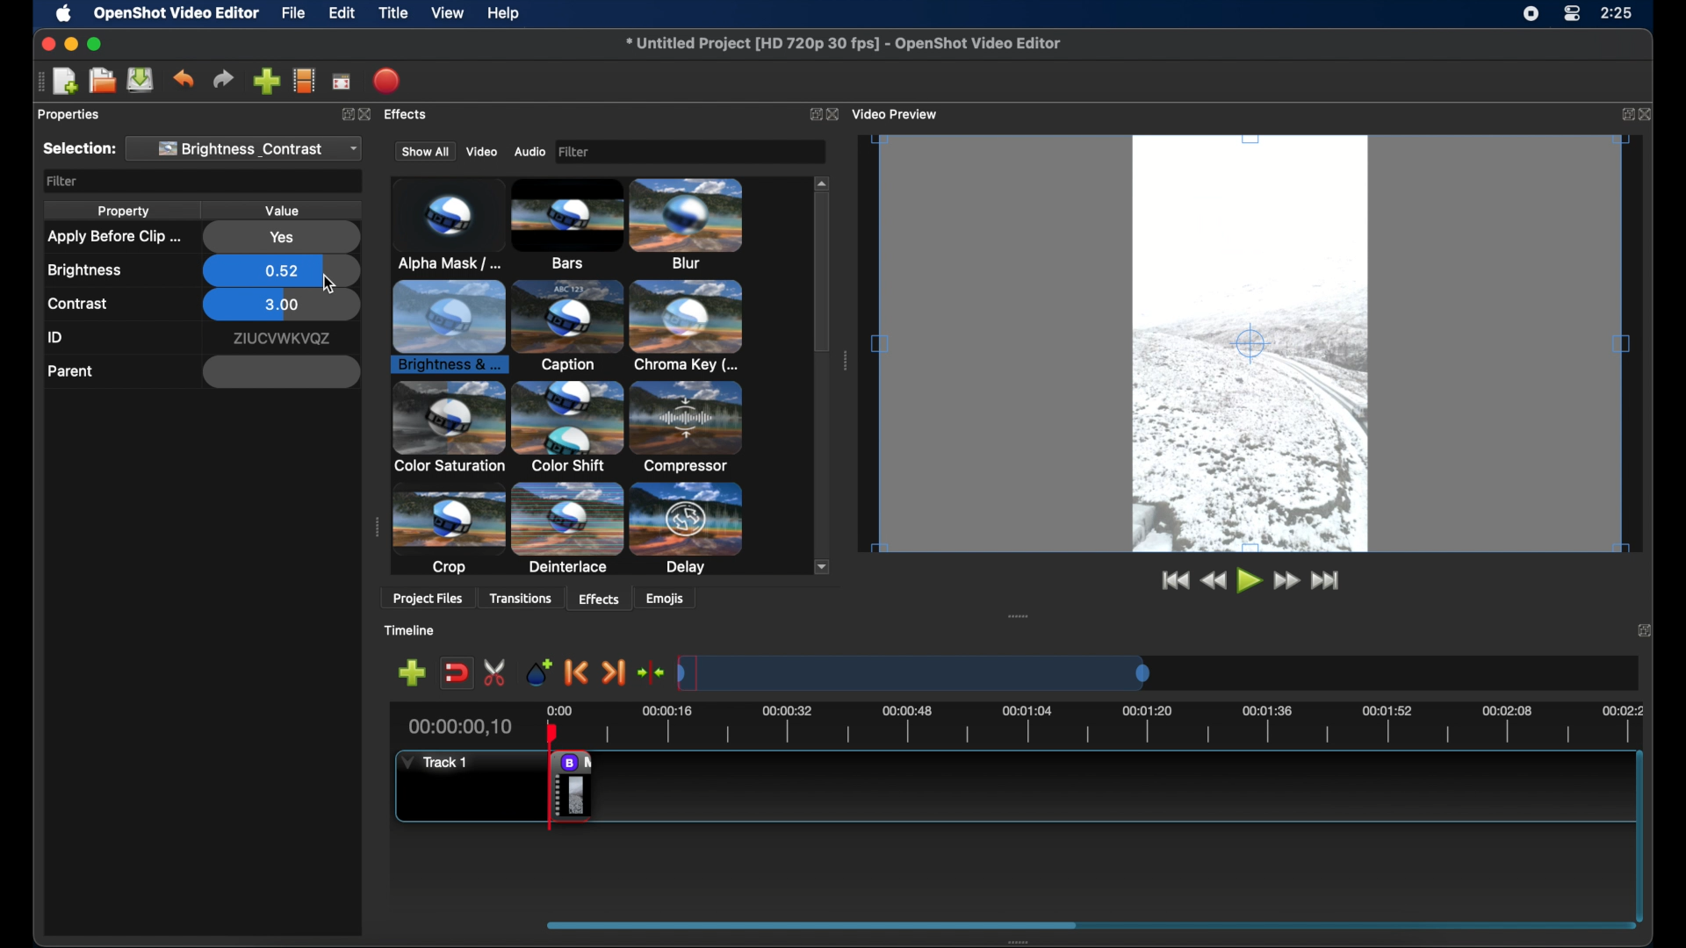  Describe the element at coordinates (281, 306) in the screenshot. I see `3.00` at that location.